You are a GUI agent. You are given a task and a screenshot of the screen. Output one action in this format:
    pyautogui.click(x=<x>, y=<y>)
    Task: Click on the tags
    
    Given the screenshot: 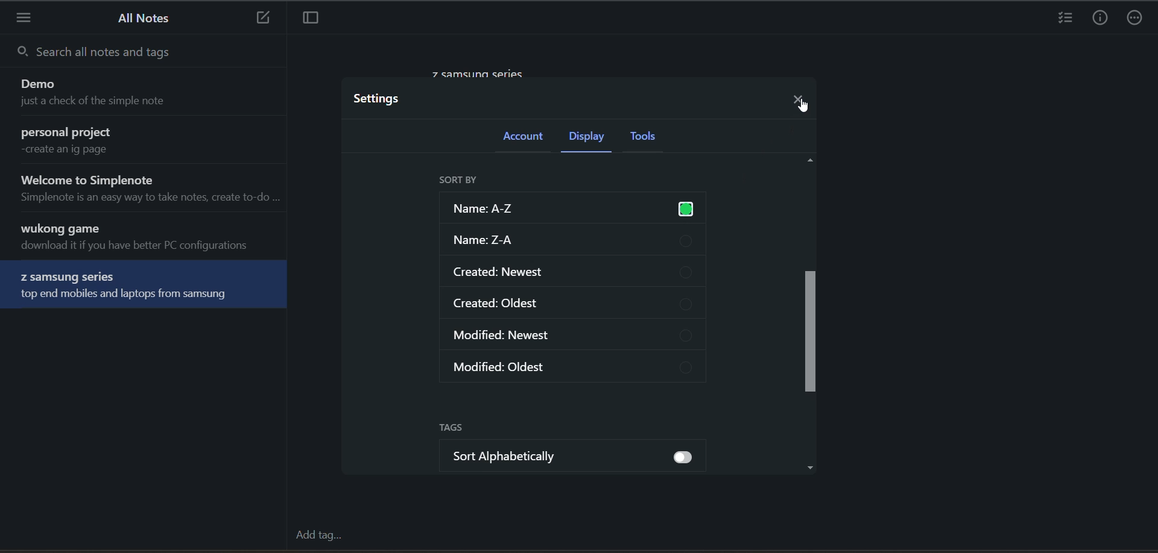 What is the action you would take?
    pyautogui.click(x=460, y=429)
    